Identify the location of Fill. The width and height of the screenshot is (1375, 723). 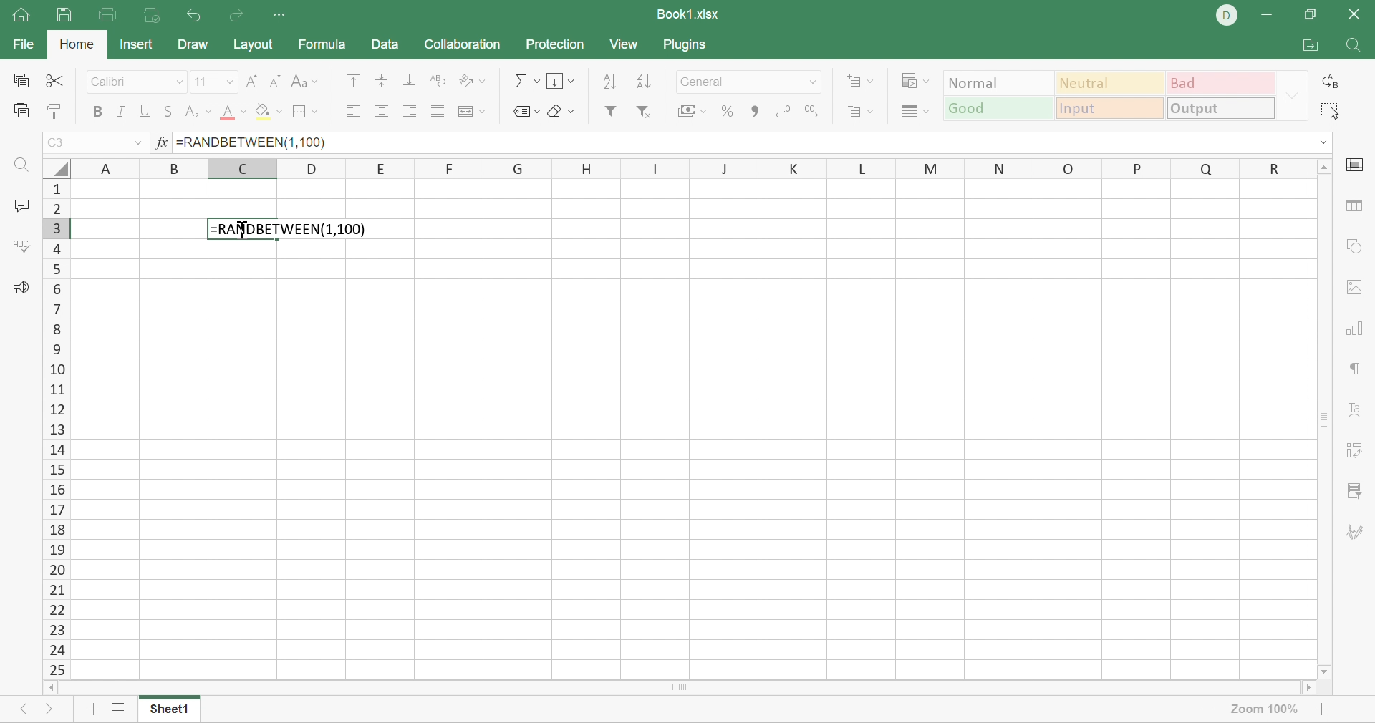
(562, 79).